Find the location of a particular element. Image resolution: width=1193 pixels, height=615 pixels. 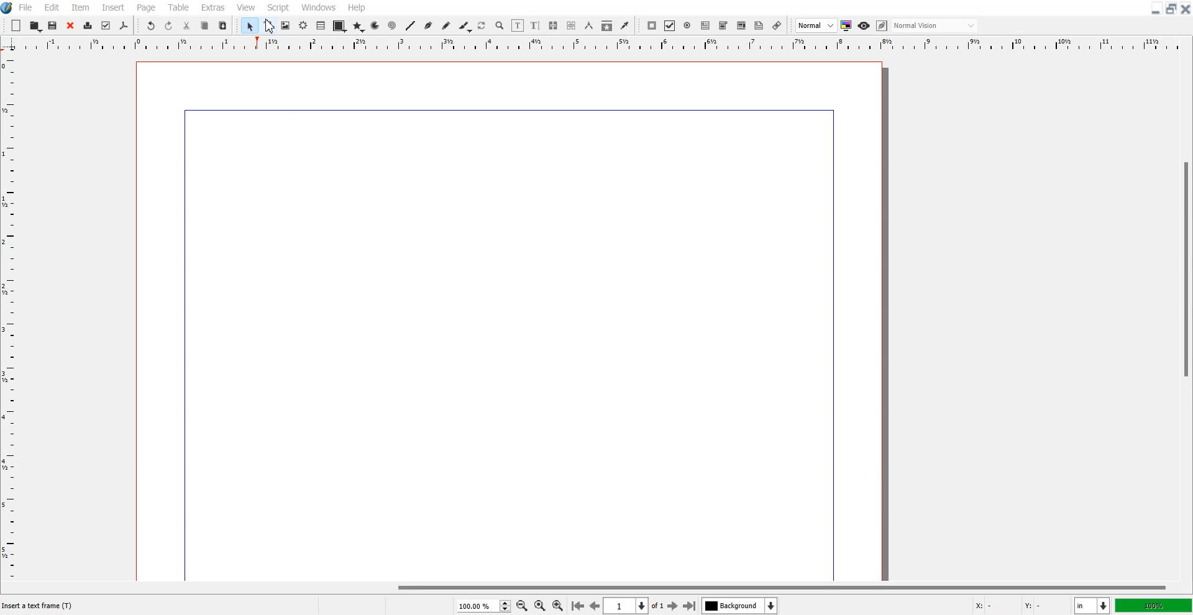

Freehand line  is located at coordinates (446, 26).